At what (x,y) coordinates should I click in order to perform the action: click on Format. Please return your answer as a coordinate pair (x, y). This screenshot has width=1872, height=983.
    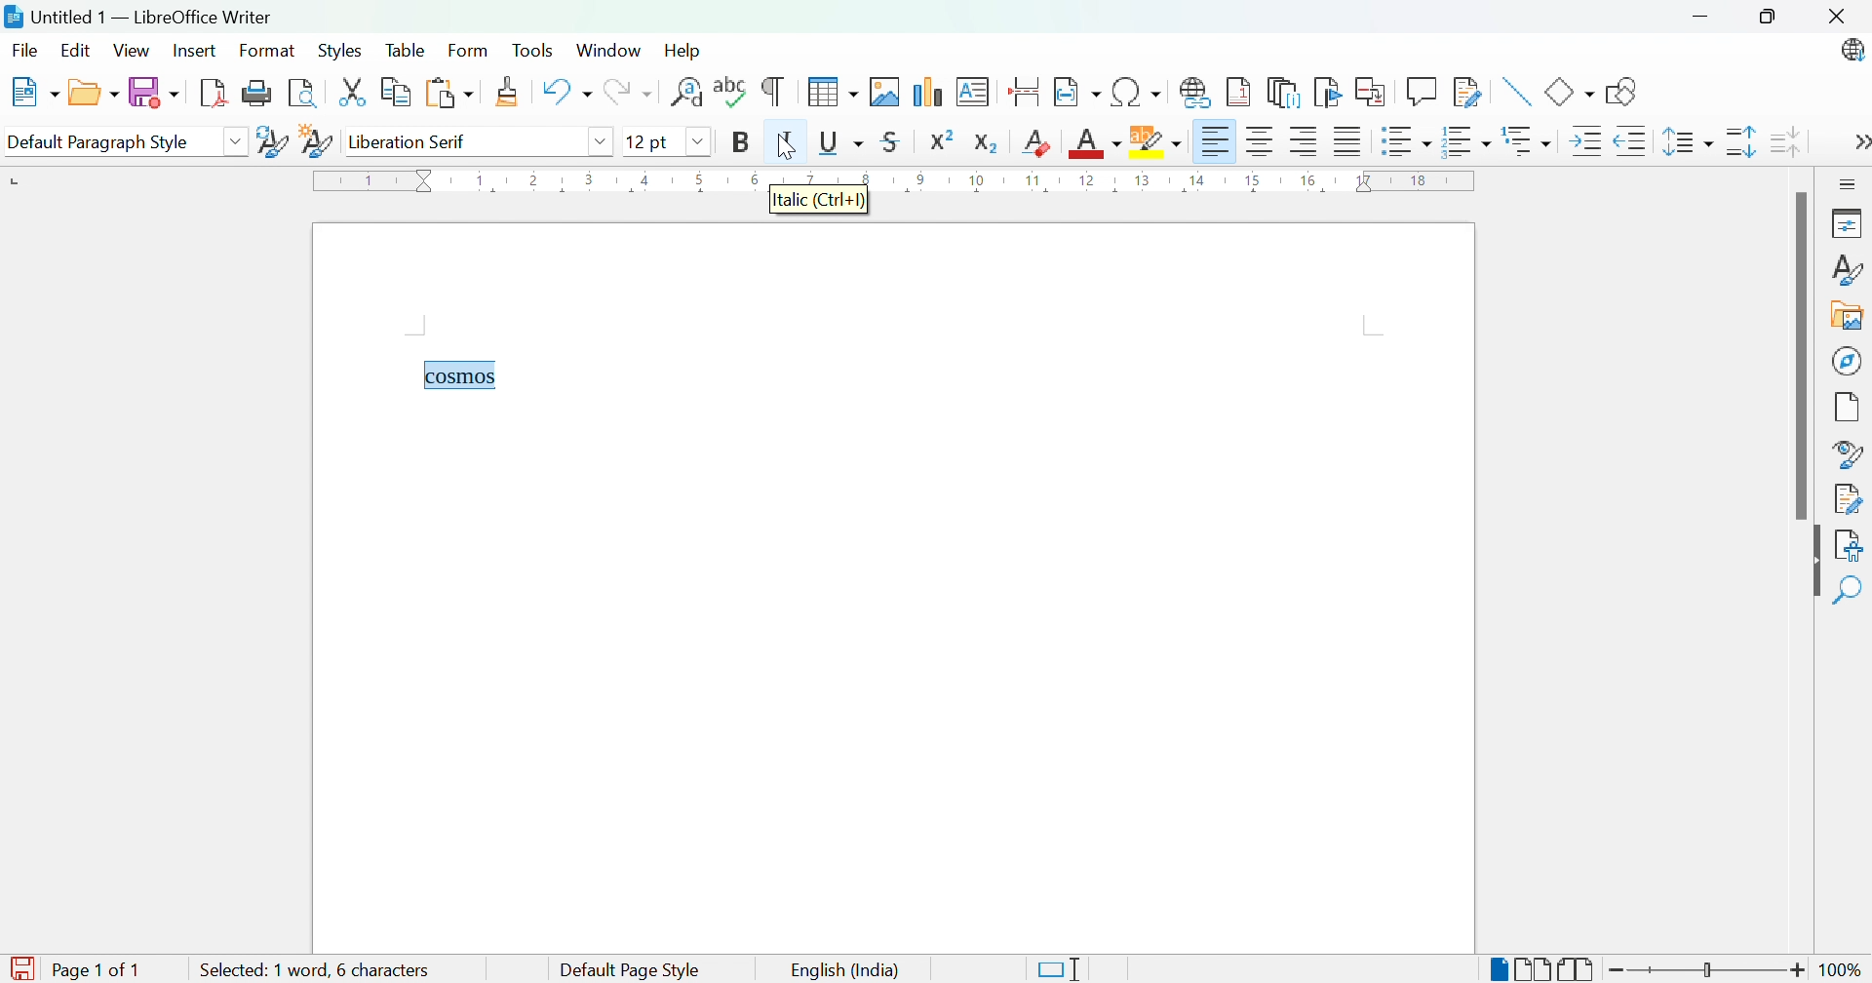
    Looking at the image, I should click on (270, 51).